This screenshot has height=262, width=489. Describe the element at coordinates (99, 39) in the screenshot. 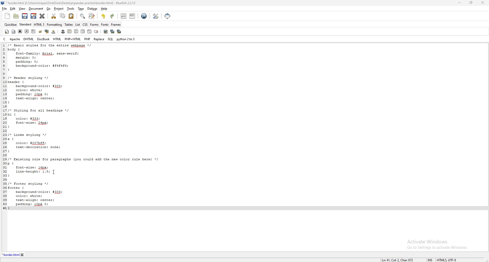

I see `replace` at that location.